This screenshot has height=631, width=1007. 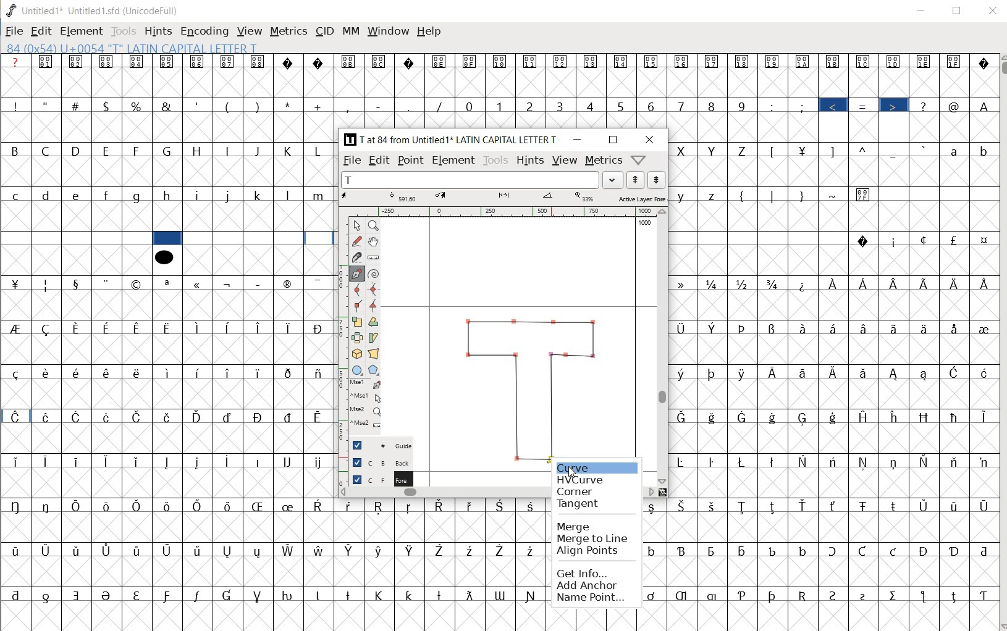 What do you see at coordinates (895, 106) in the screenshot?
I see `>` at bounding box center [895, 106].